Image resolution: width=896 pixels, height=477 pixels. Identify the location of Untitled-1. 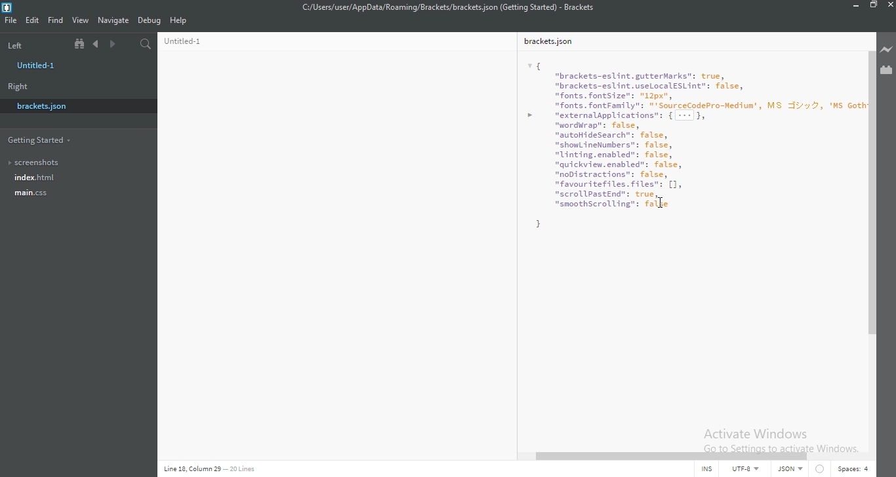
(691, 240).